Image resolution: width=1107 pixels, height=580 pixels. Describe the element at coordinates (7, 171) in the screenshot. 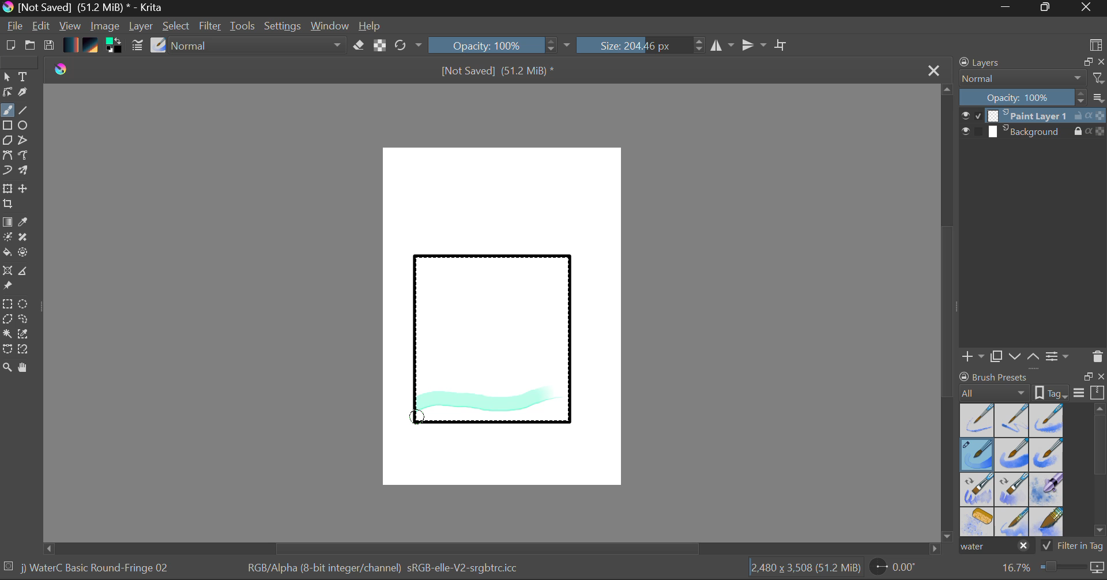

I see `Dynamic Brush` at that location.